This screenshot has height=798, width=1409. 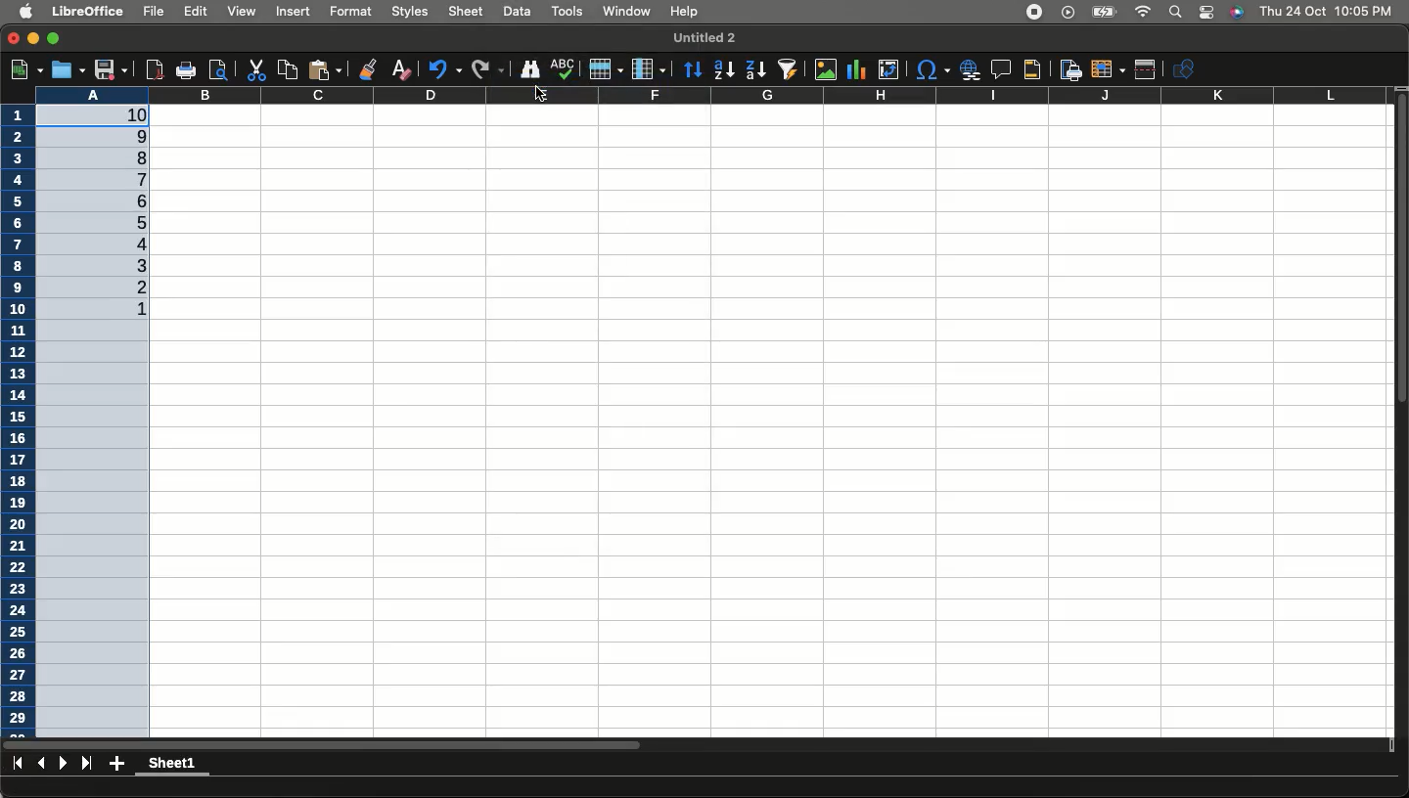 I want to click on Paste, so click(x=329, y=68).